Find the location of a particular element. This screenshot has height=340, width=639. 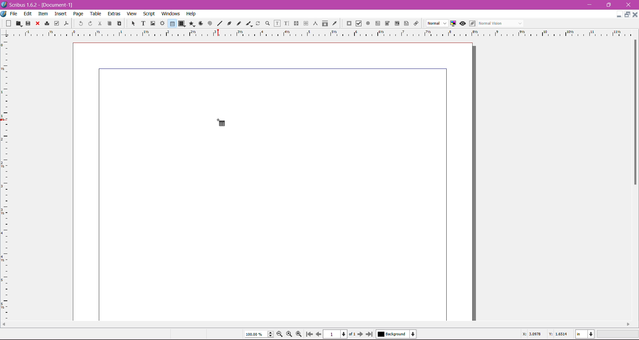

Unlink Text Frames is located at coordinates (305, 24).